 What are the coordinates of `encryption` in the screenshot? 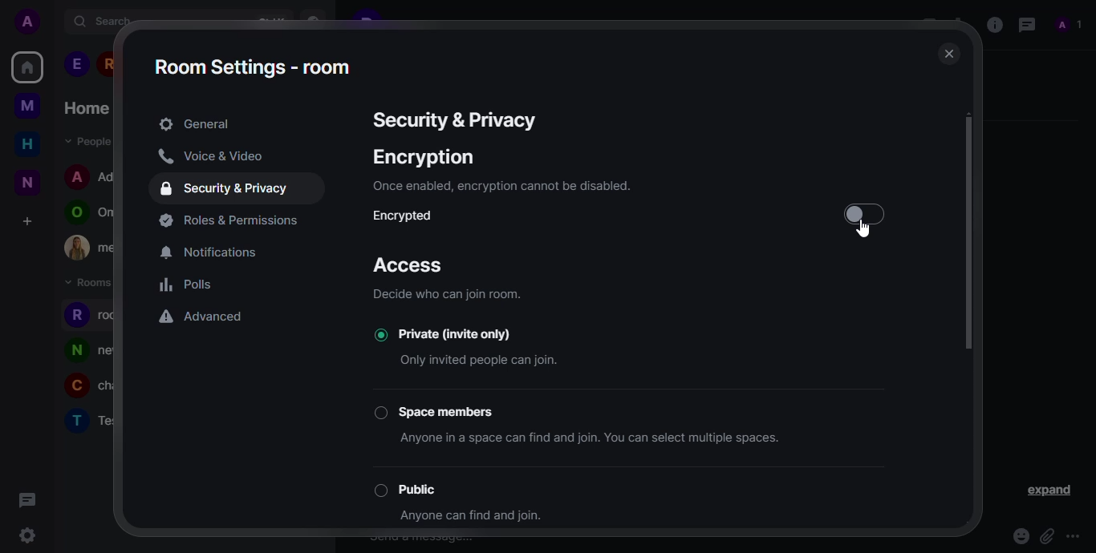 It's located at (429, 157).